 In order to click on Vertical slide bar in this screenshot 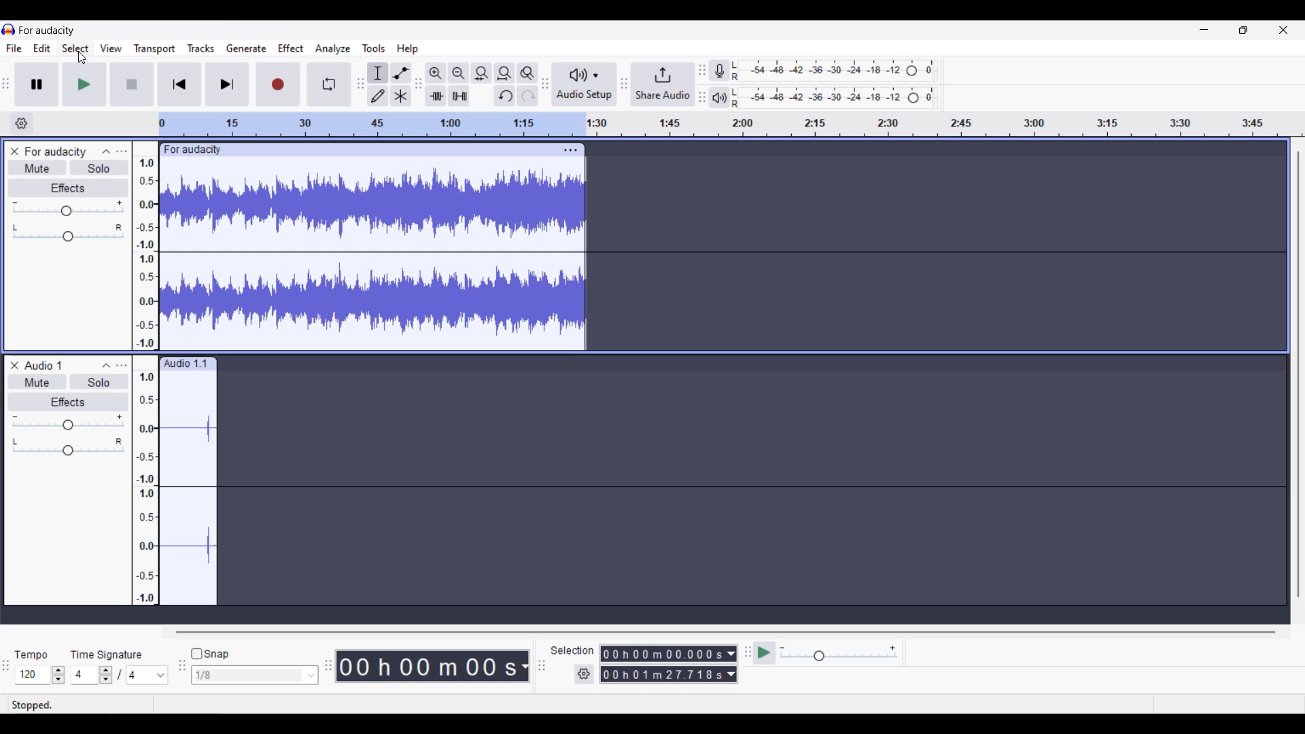, I will do `click(1299, 374)`.